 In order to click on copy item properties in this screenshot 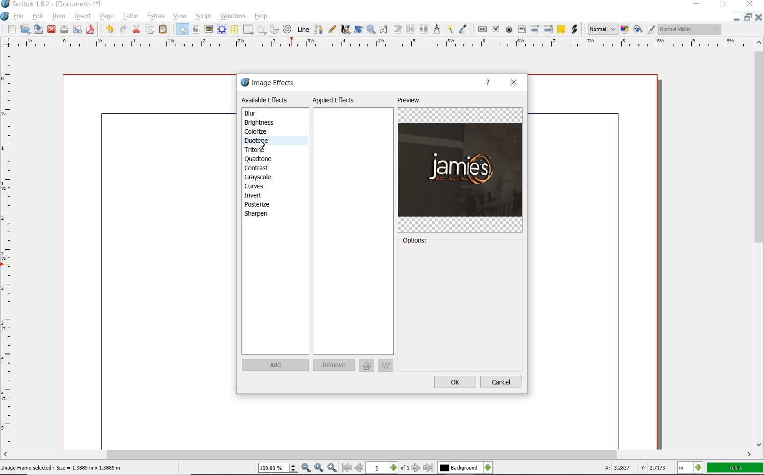, I will do `click(449, 29)`.